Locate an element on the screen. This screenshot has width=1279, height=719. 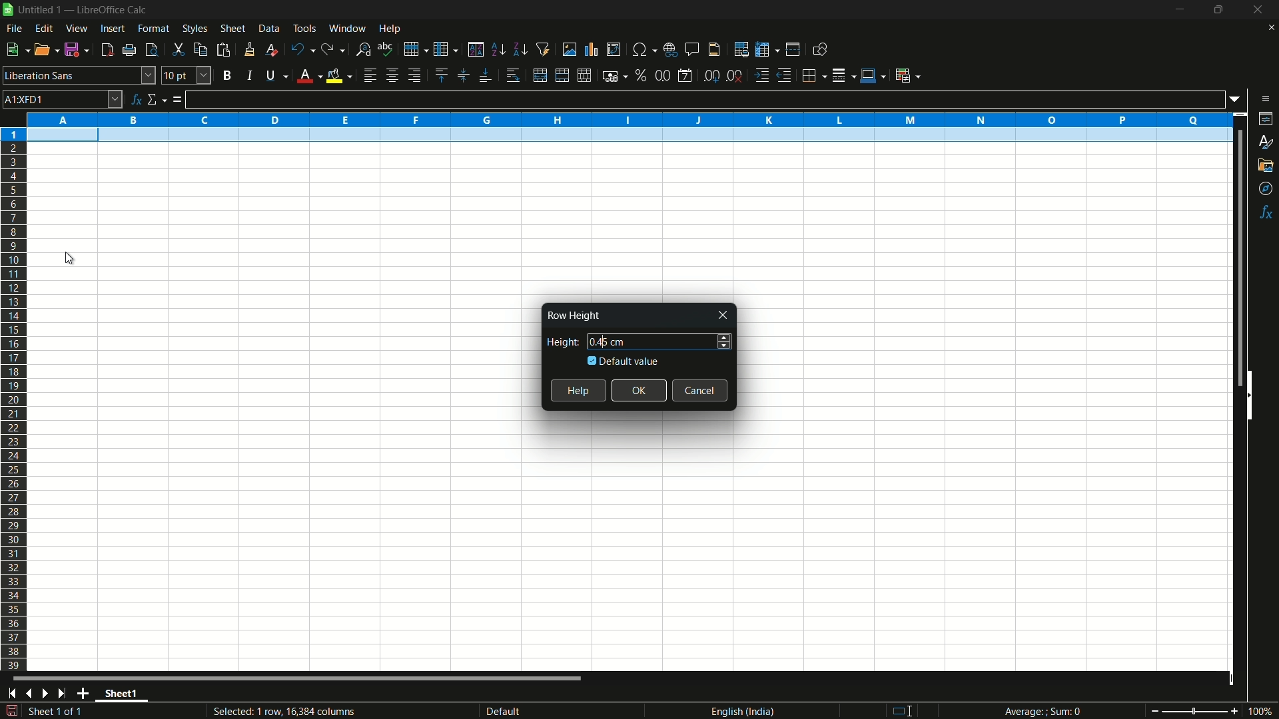
format as number is located at coordinates (662, 75).